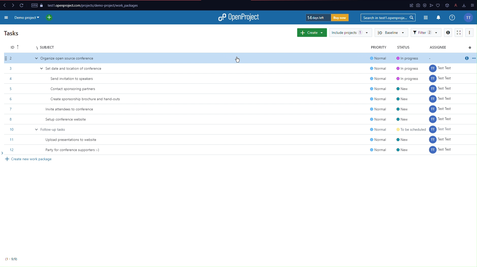  I want to click on Create sponsorship brochure and hand-outs, so click(90, 98).